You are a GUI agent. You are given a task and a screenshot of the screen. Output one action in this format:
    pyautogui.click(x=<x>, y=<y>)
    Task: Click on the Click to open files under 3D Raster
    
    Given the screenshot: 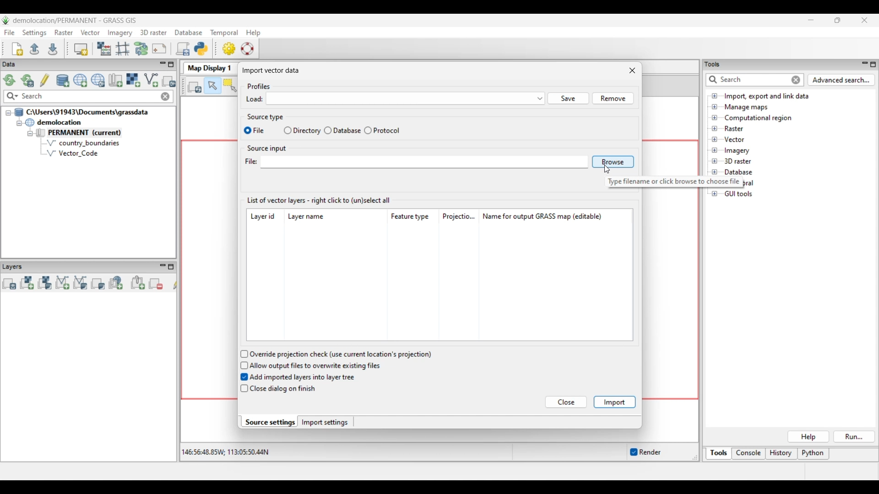 What is the action you would take?
    pyautogui.click(x=715, y=161)
    